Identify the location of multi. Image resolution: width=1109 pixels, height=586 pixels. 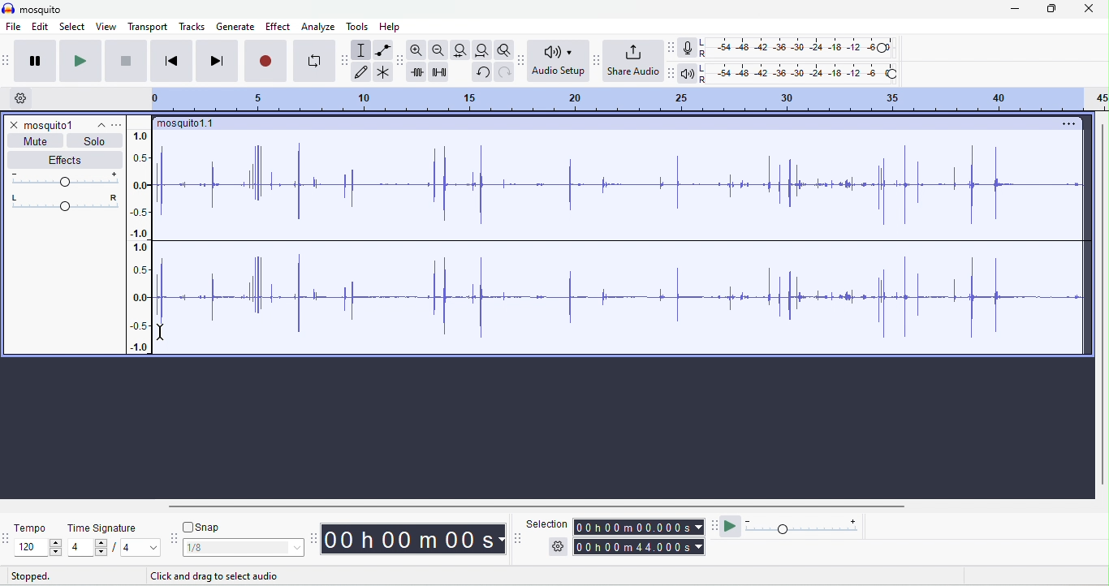
(383, 71).